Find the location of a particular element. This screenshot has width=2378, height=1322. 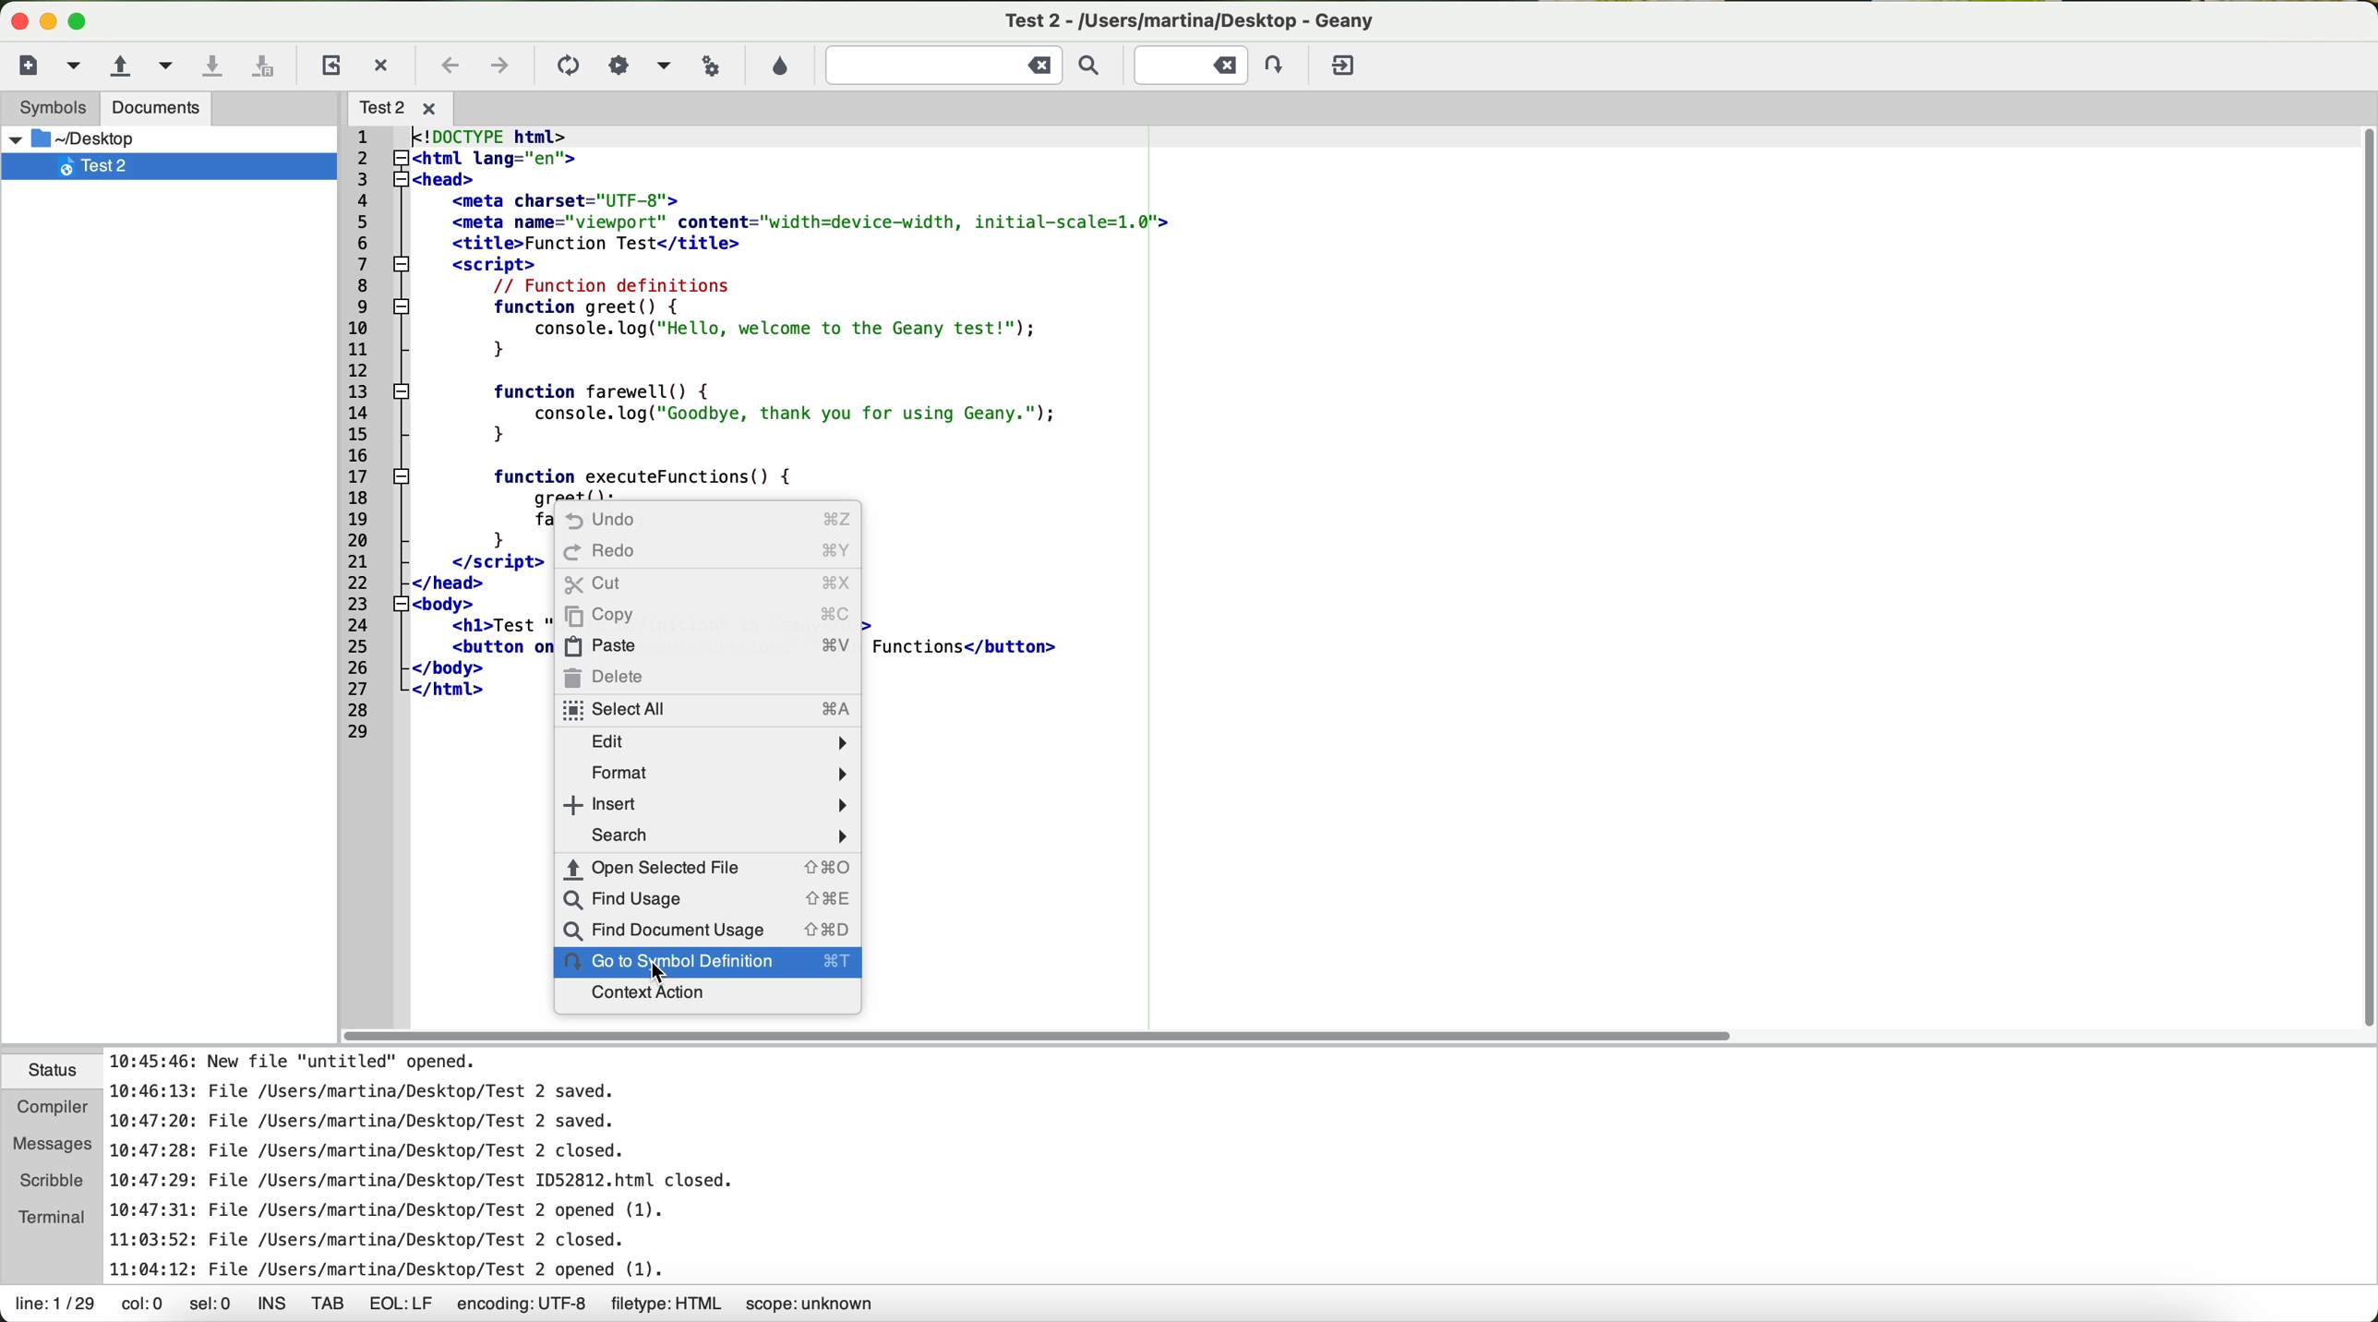

quit Geany is located at coordinates (1346, 69).